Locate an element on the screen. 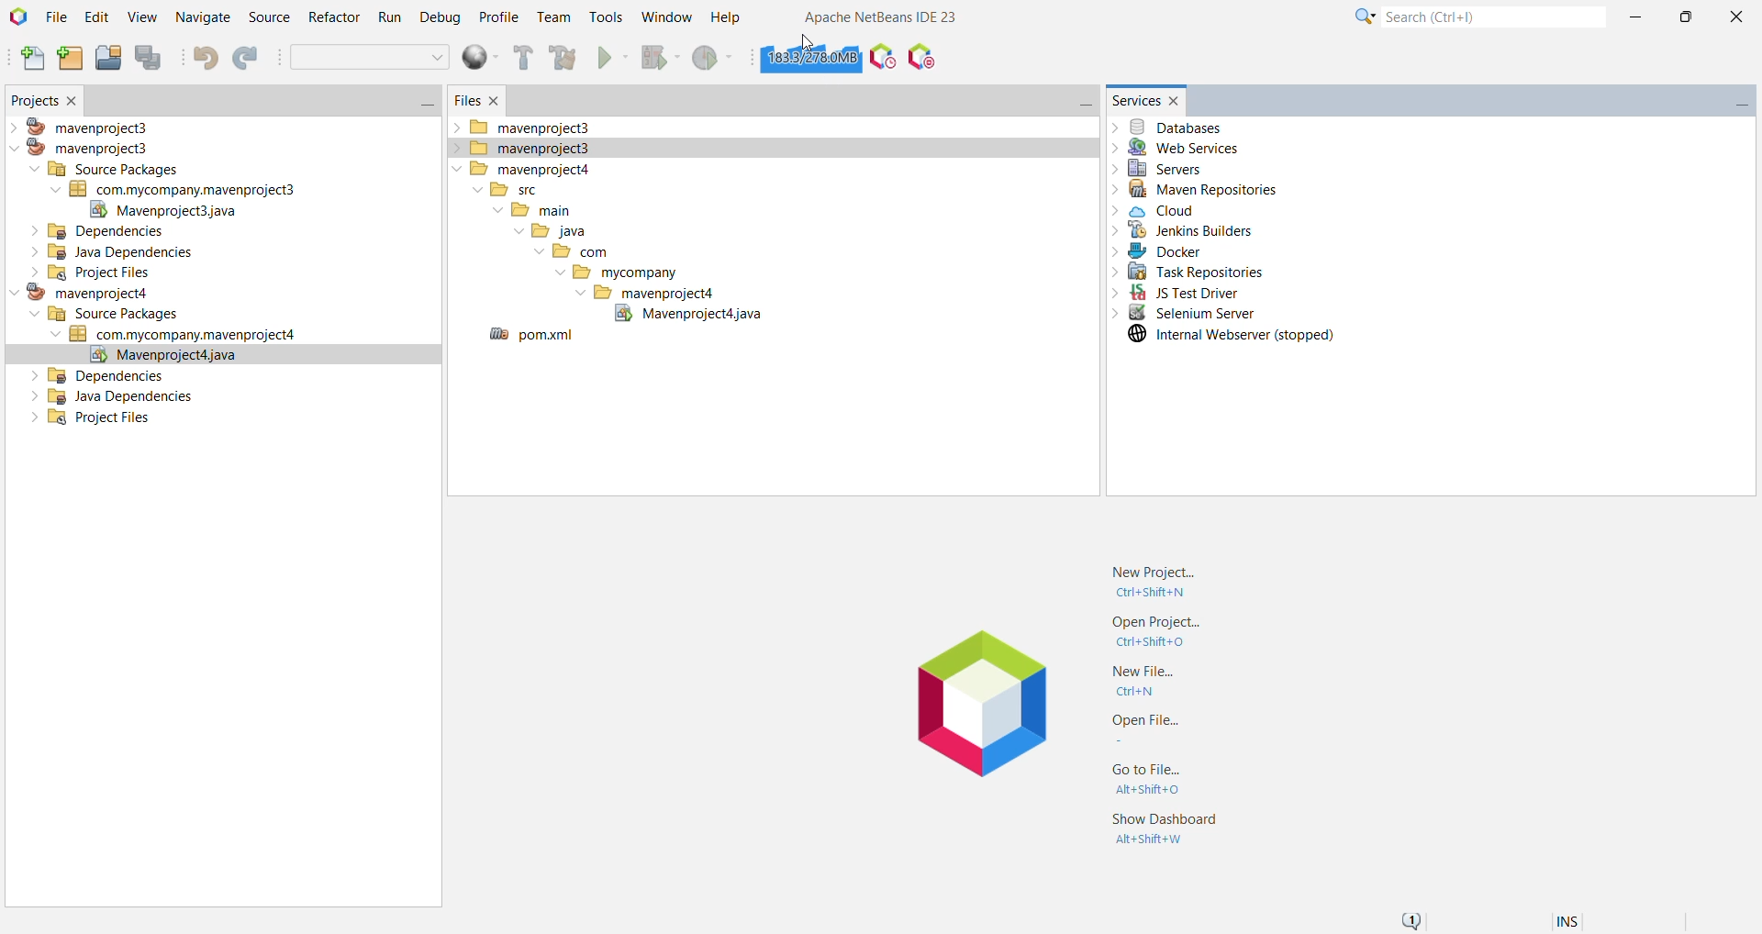 The width and height of the screenshot is (1762, 934). New Project is located at coordinates (1158, 584).